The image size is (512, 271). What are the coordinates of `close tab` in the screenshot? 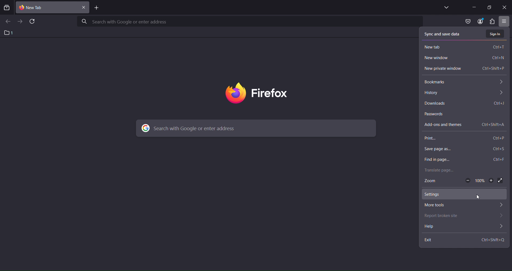 It's located at (49, 7).